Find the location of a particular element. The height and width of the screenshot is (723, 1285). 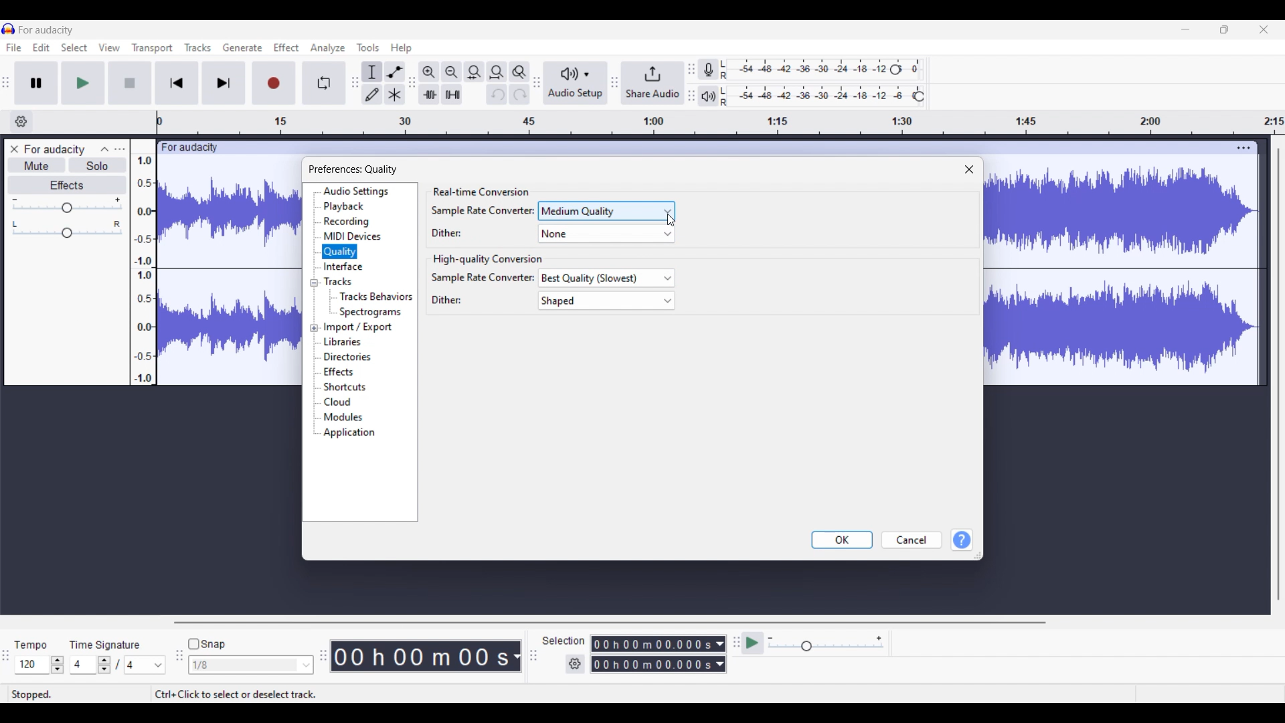

Tools menu is located at coordinates (367, 48).